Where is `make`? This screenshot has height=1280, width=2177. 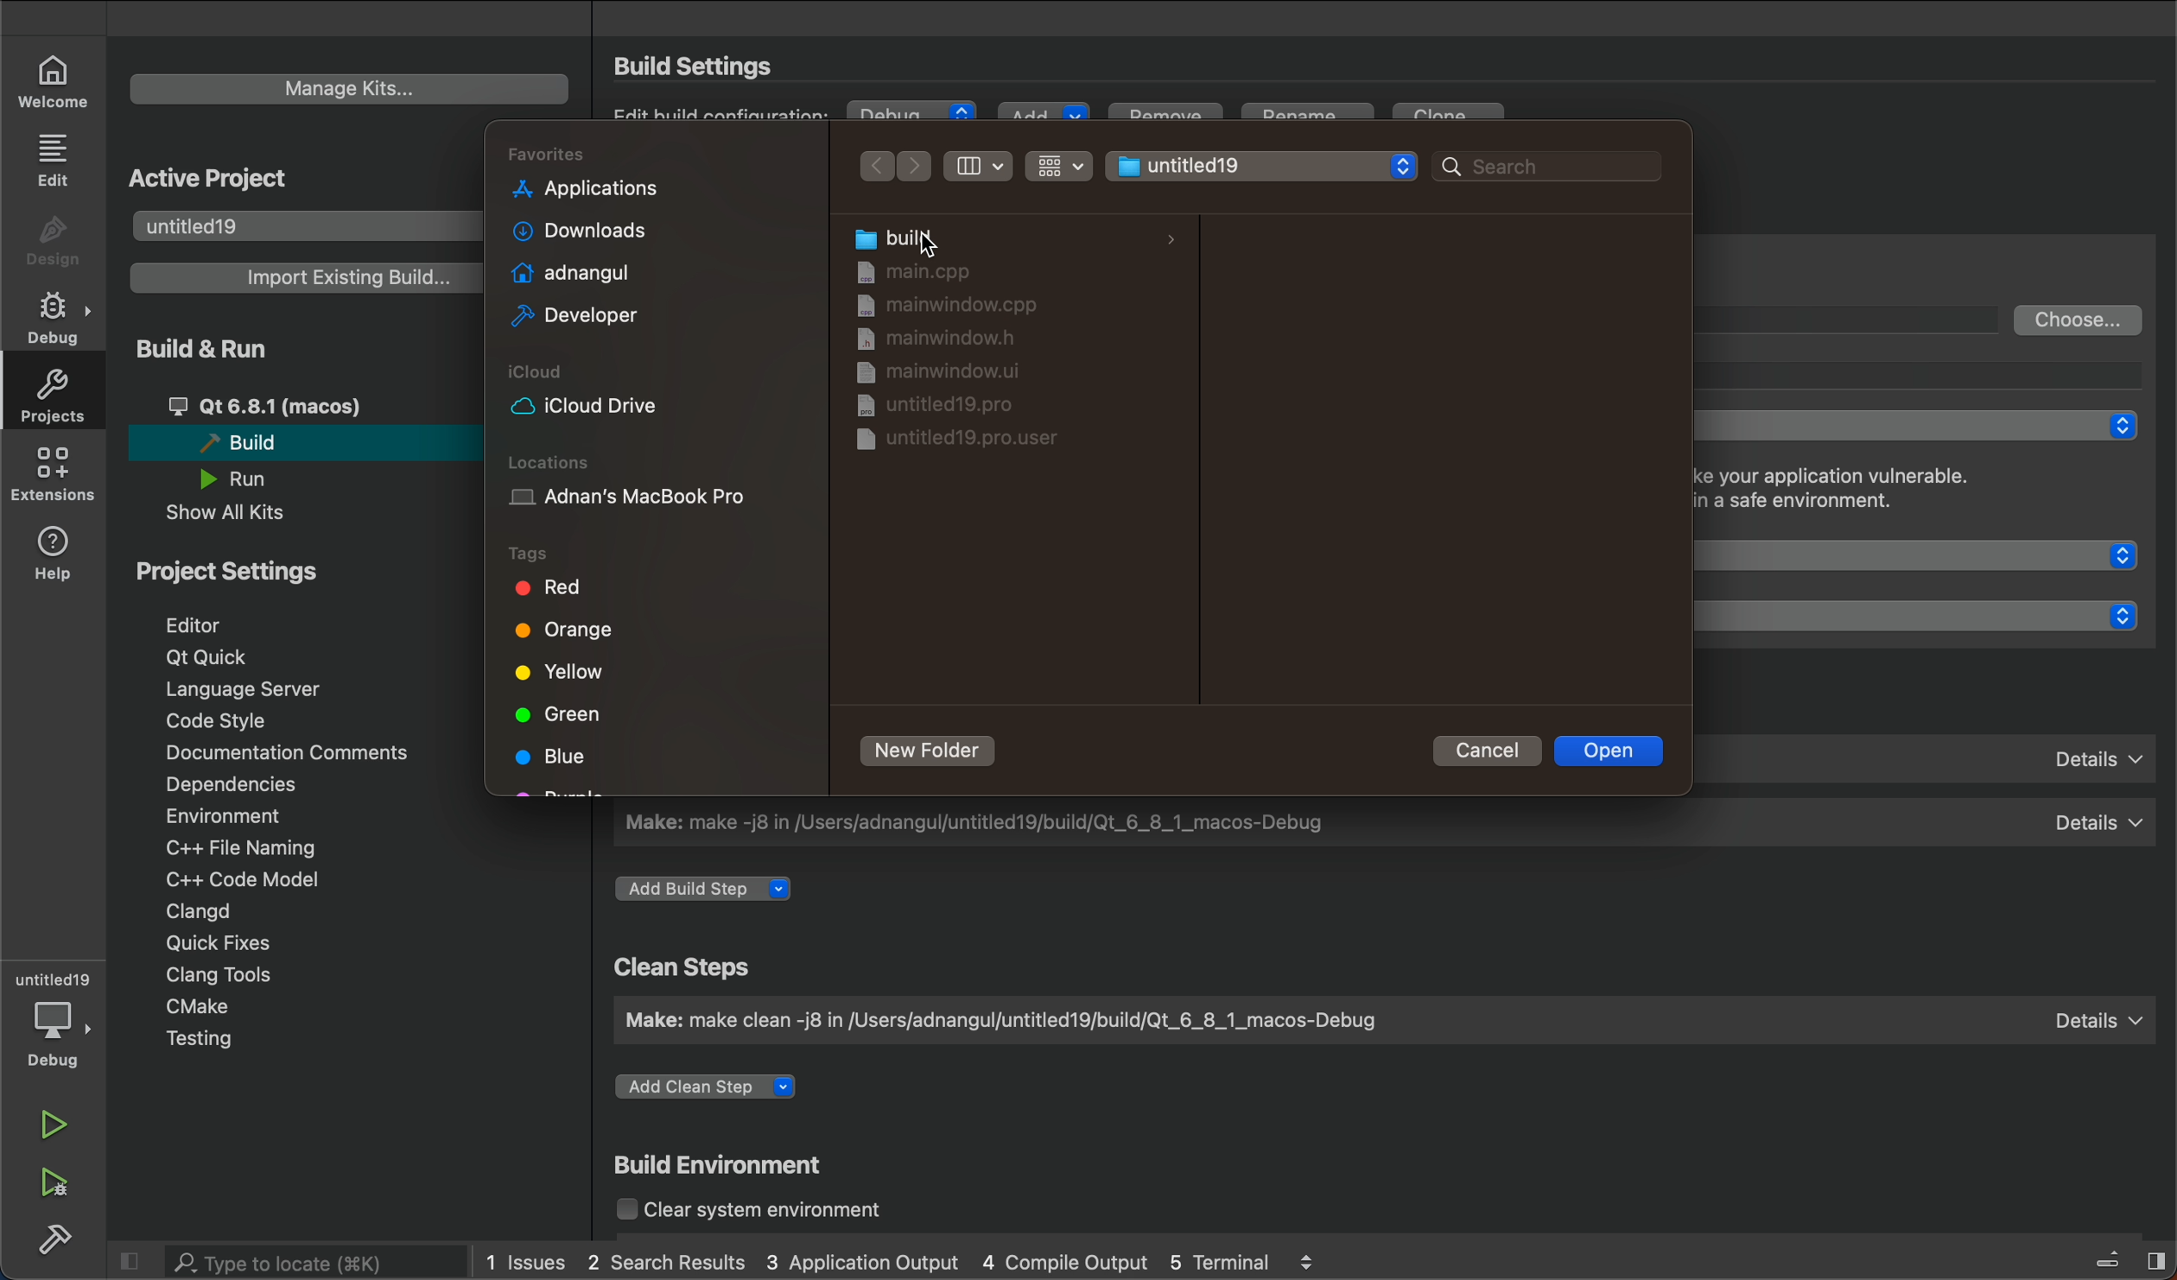 make is located at coordinates (1379, 1019).